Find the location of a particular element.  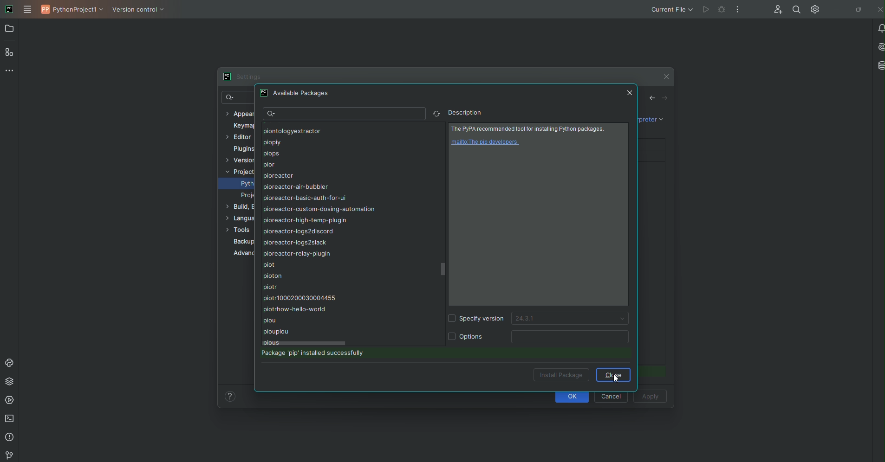

Current file is located at coordinates (670, 10).